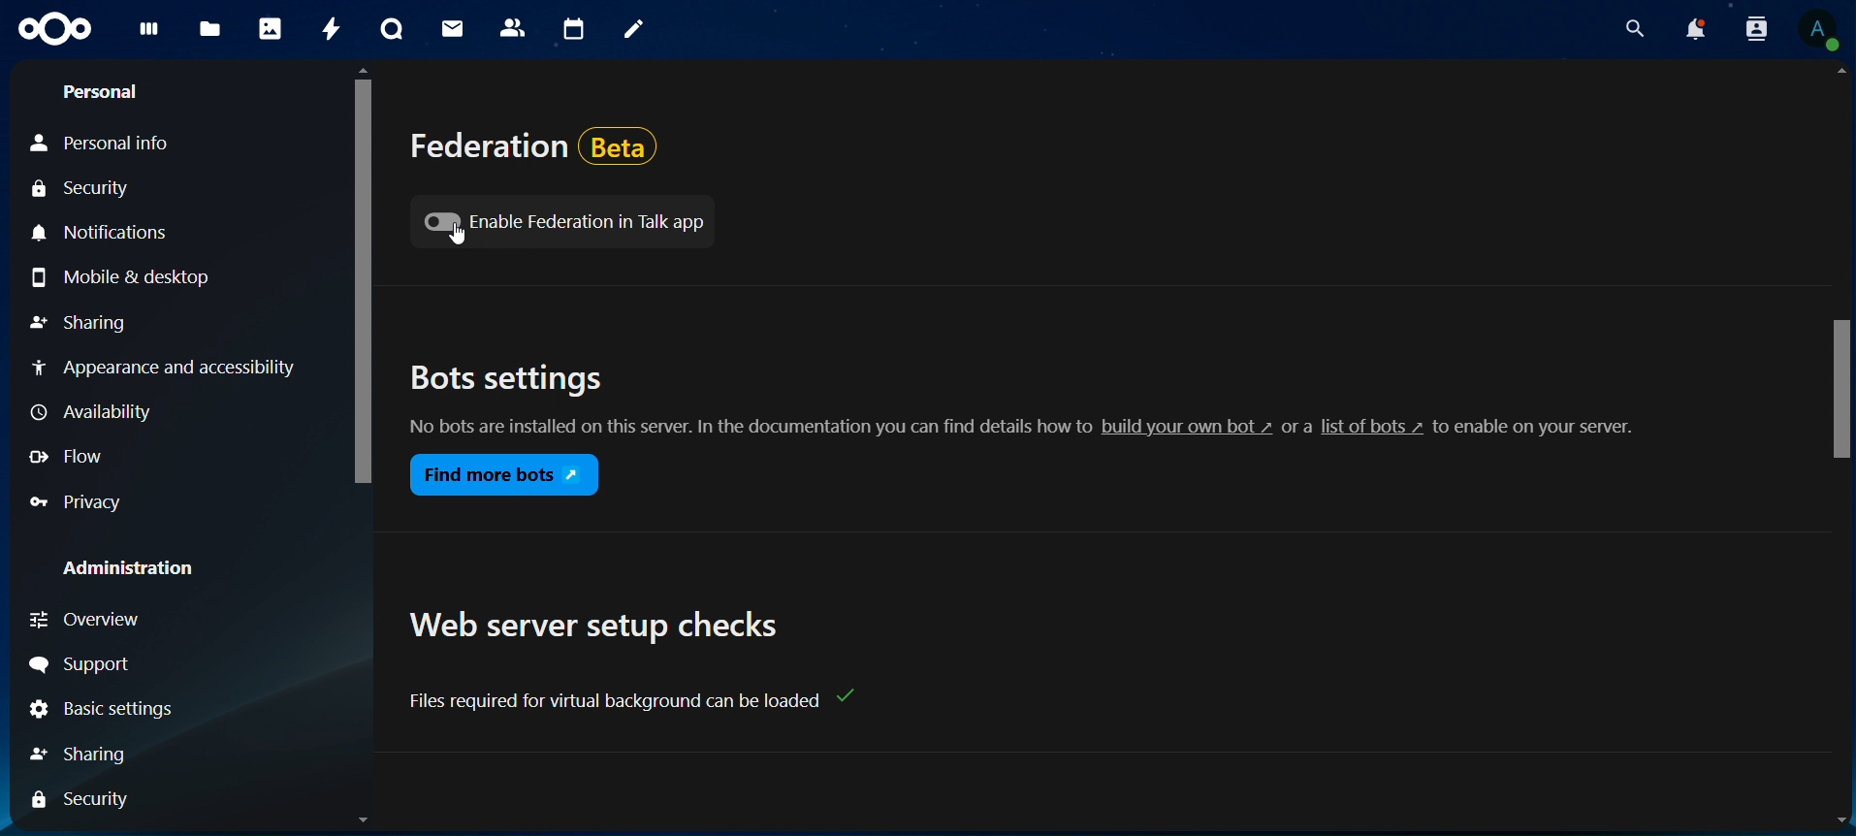  I want to click on Security, so click(81, 803).